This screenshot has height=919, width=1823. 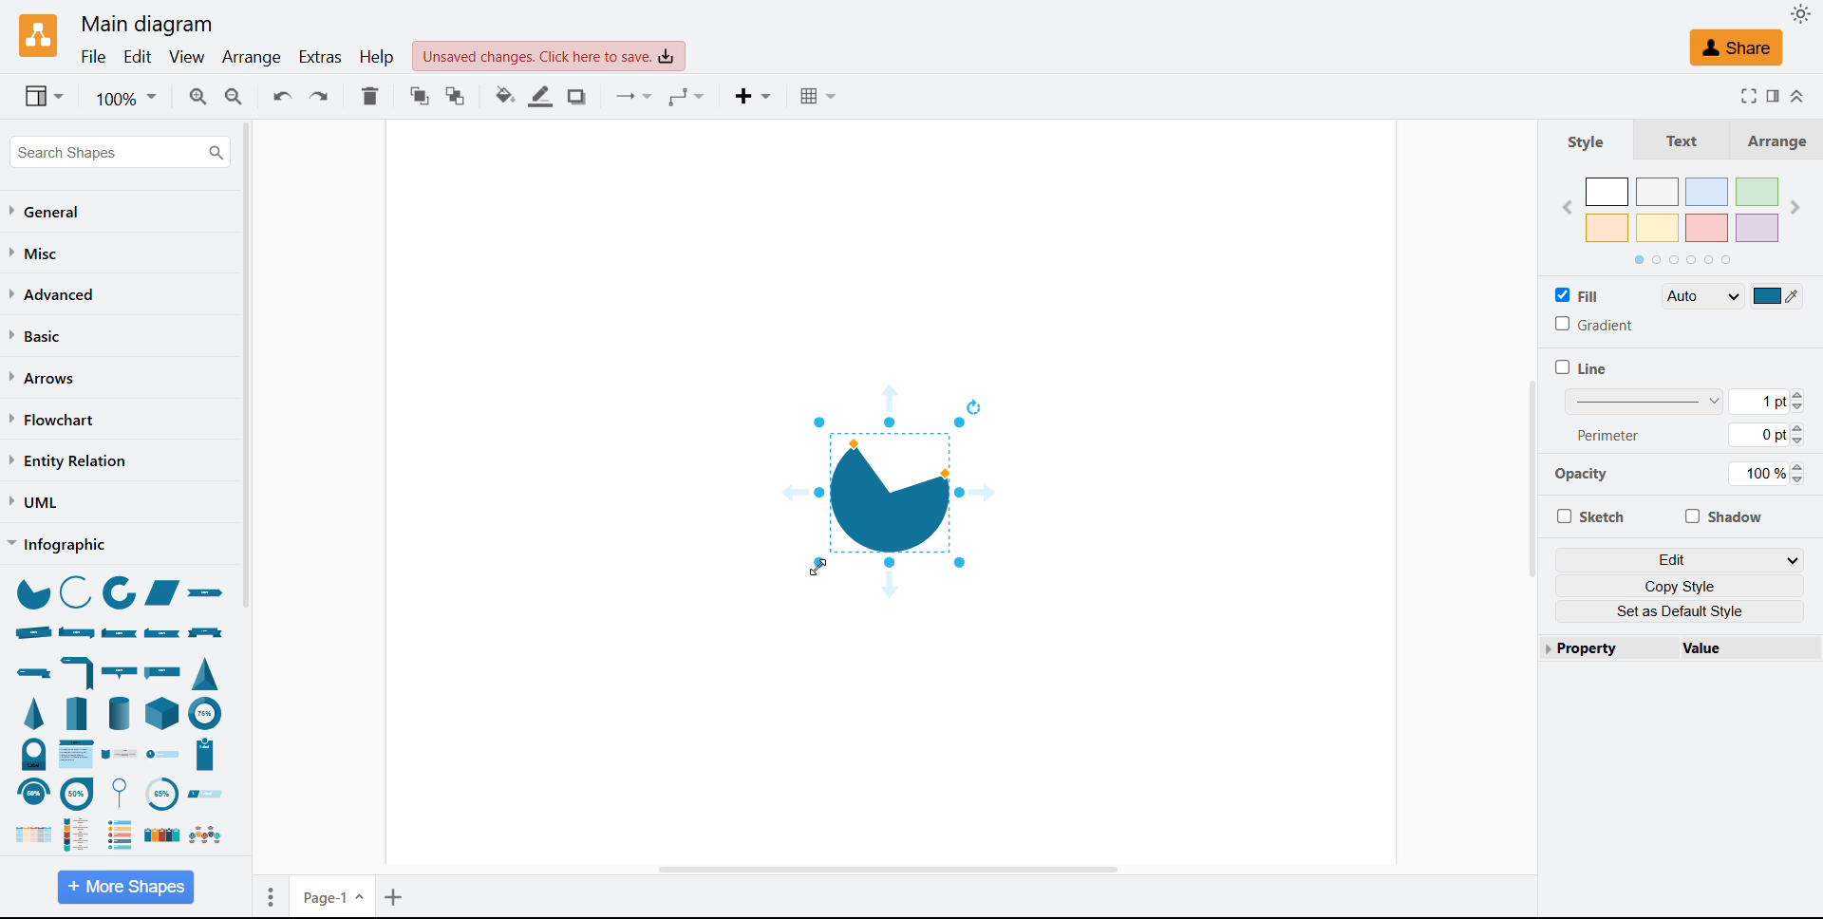 I want to click on To front , so click(x=421, y=96).